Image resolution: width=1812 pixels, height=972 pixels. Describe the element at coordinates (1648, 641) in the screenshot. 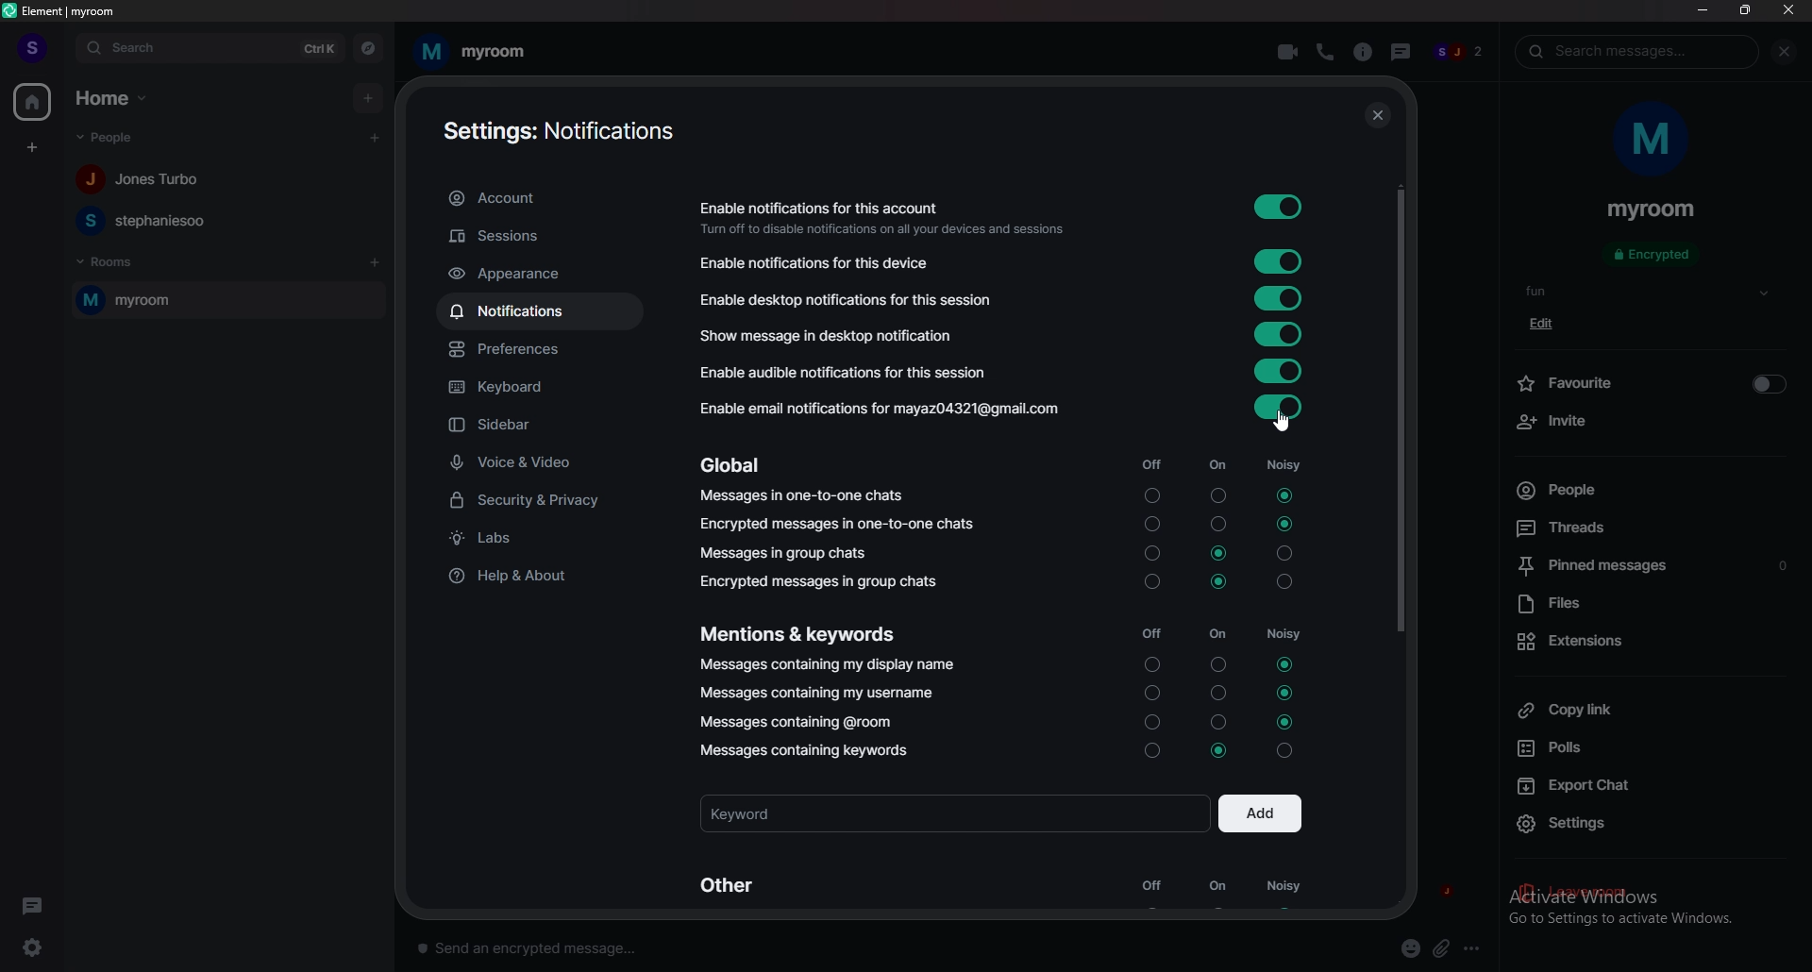

I see `extensions` at that location.